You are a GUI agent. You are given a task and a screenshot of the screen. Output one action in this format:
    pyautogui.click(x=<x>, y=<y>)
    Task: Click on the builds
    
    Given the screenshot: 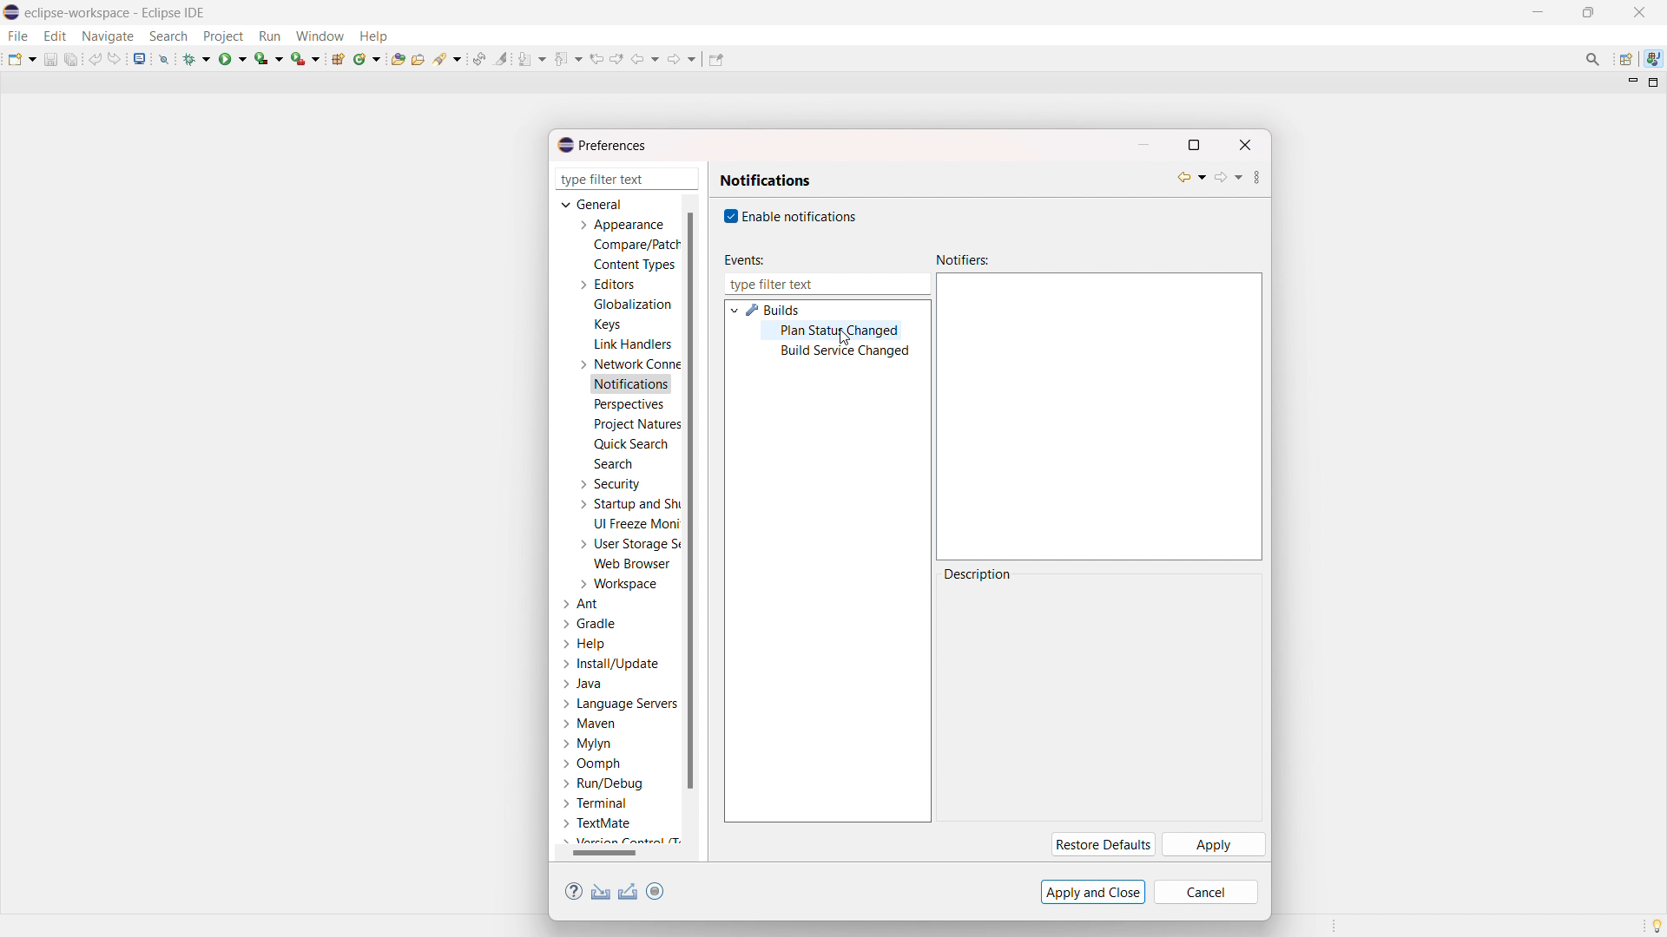 What is the action you would take?
    pyautogui.click(x=774, y=310)
    